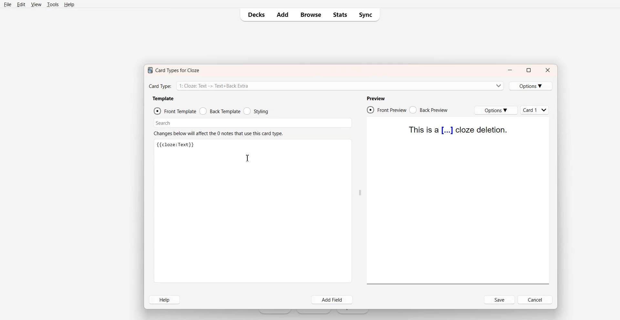  I want to click on Add, so click(282, 15).